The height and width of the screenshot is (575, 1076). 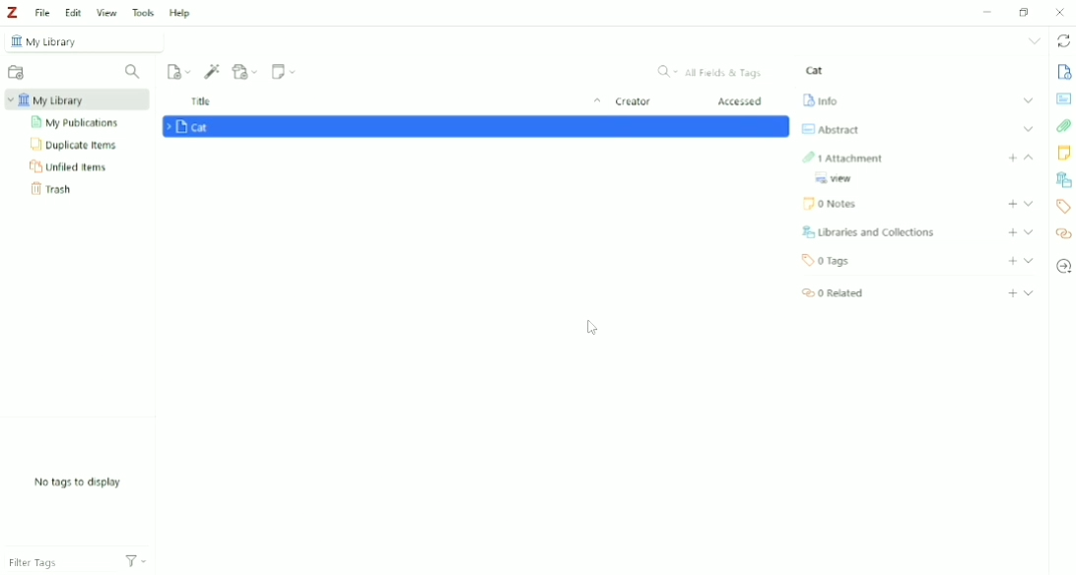 I want to click on Logo, so click(x=12, y=12).